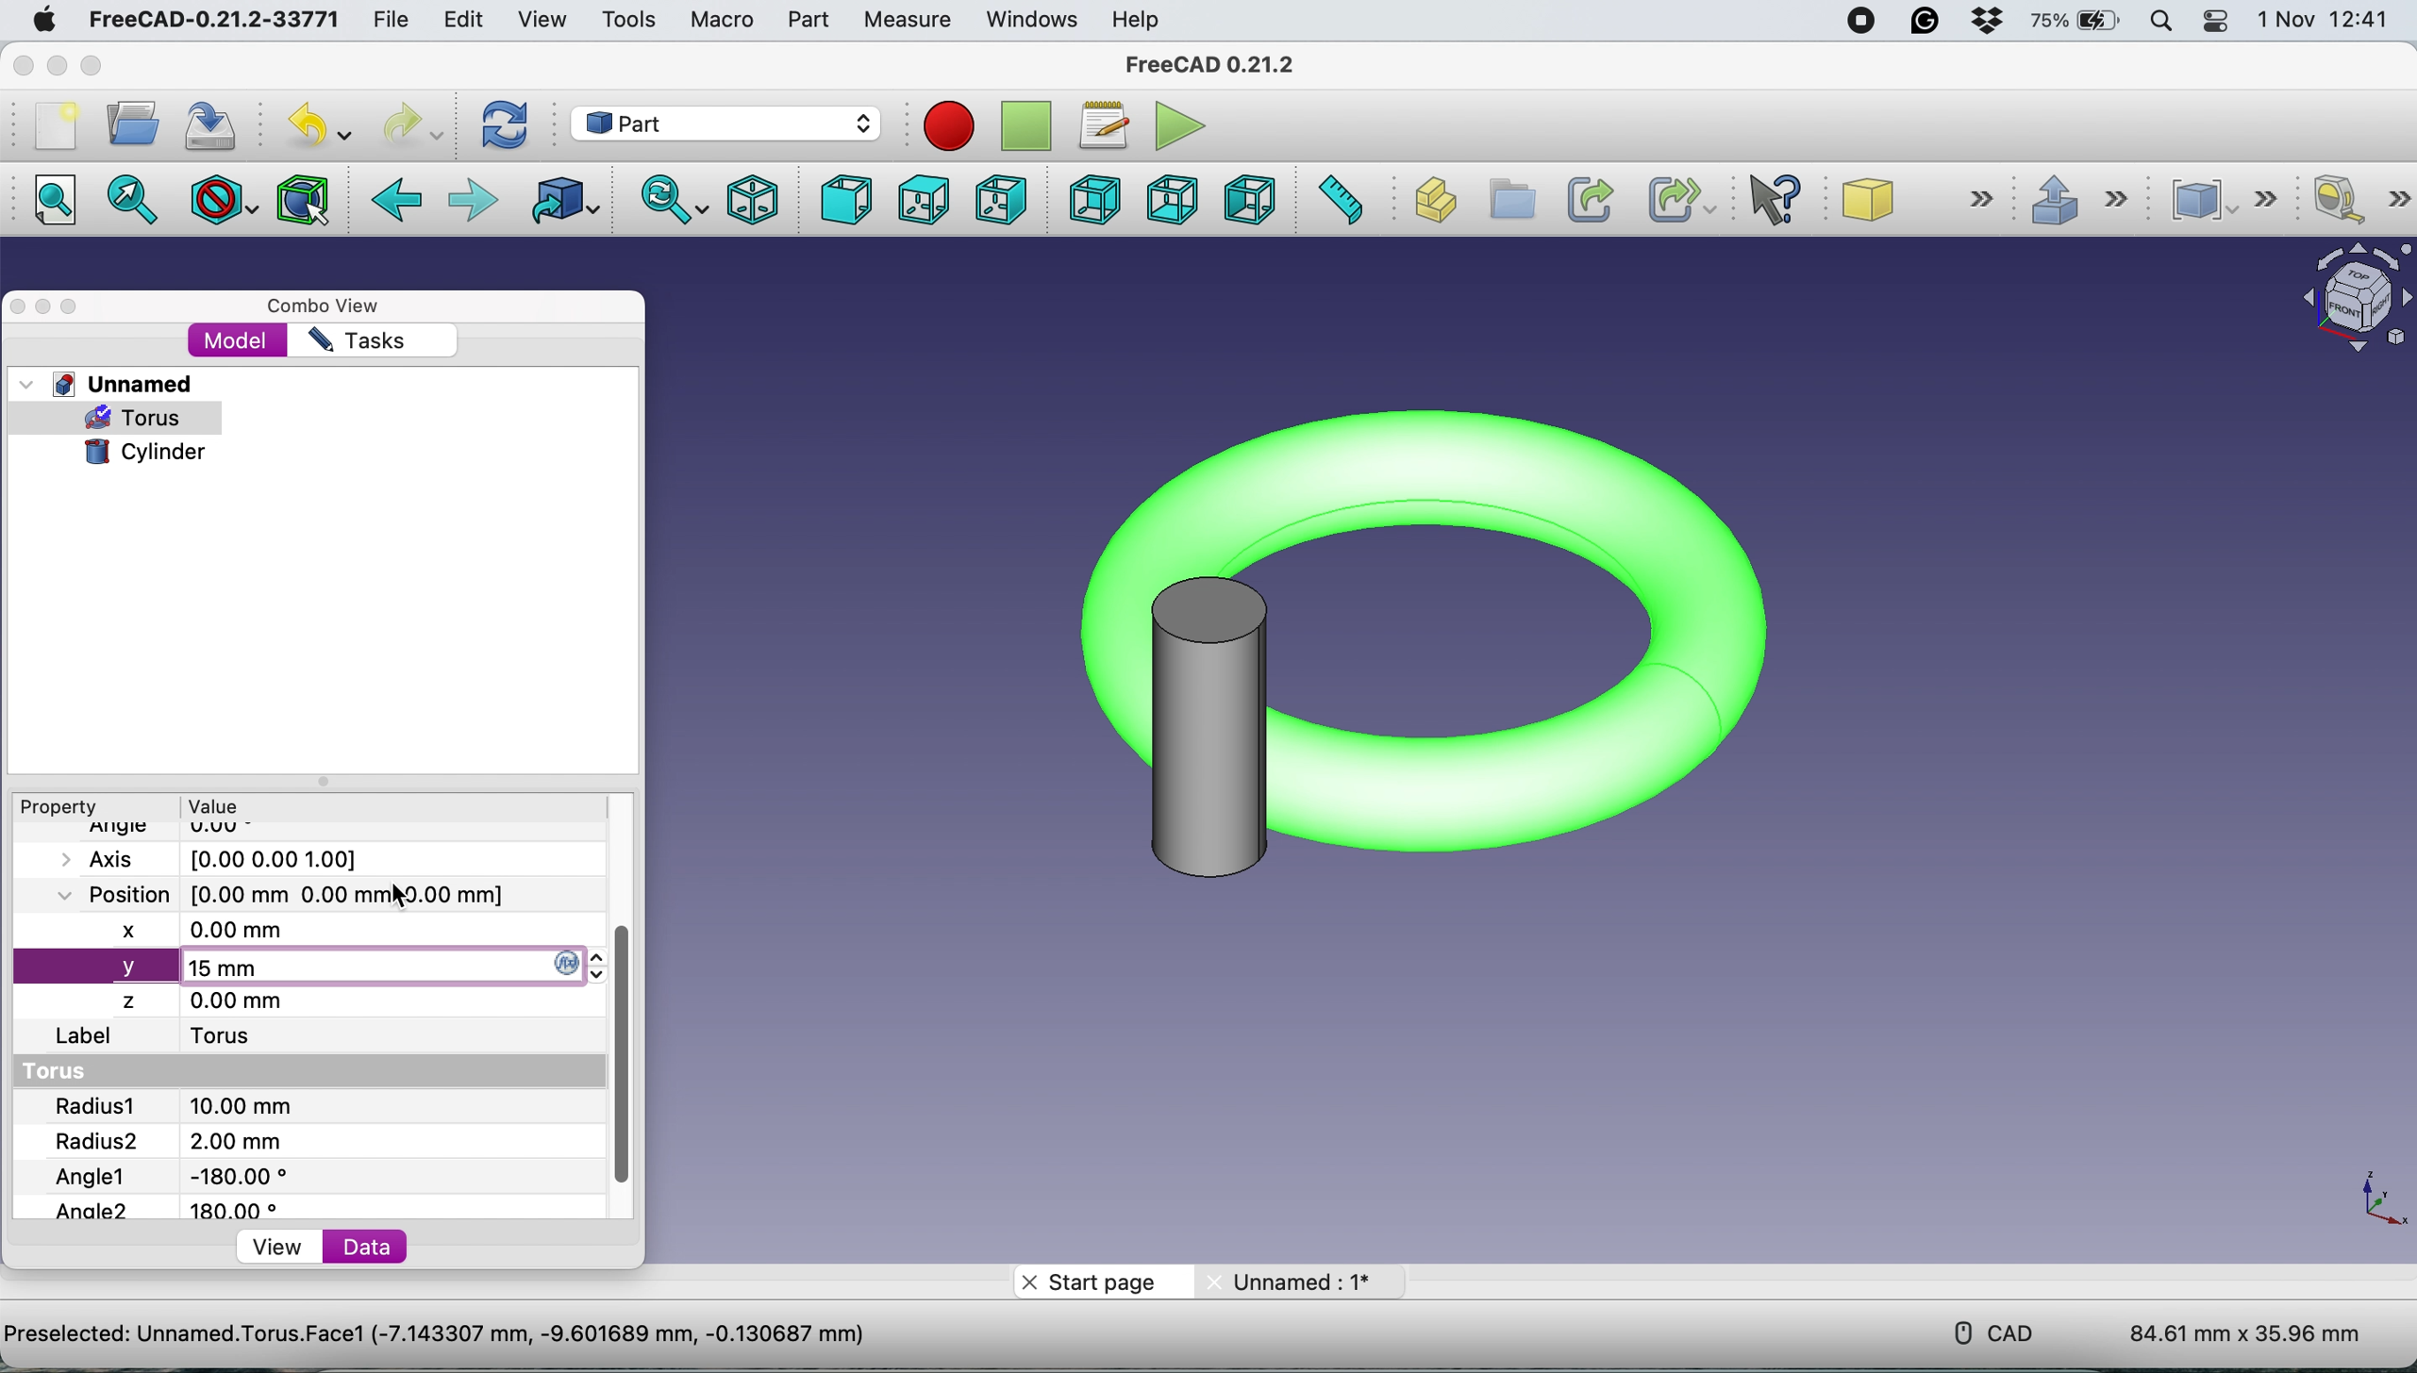 The image size is (2417, 1373). What do you see at coordinates (1343, 200) in the screenshot?
I see `measure distance` at bounding box center [1343, 200].